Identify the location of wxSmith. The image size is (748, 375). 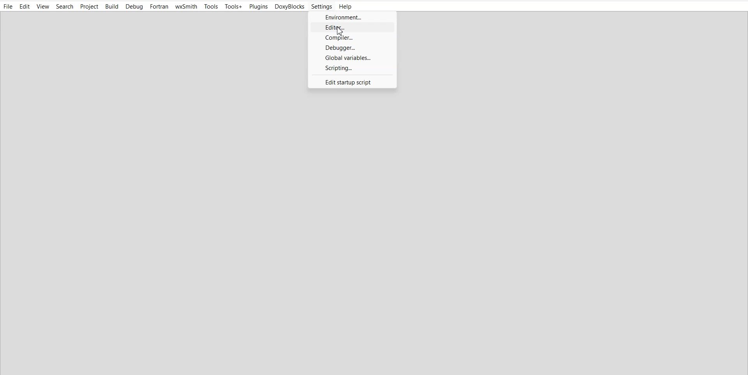
(186, 6).